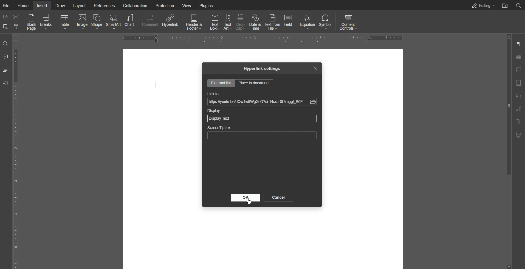  Describe the element at coordinates (194, 22) in the screenshot. I see `Header & Footer` at that location.